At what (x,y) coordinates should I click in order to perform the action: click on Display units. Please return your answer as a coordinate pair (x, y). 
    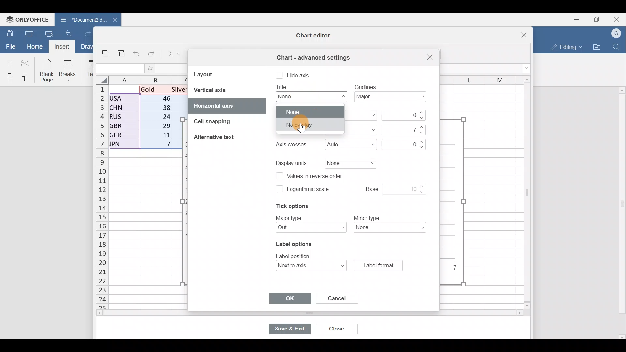
    Looking at the image, I should click on (349, 163).